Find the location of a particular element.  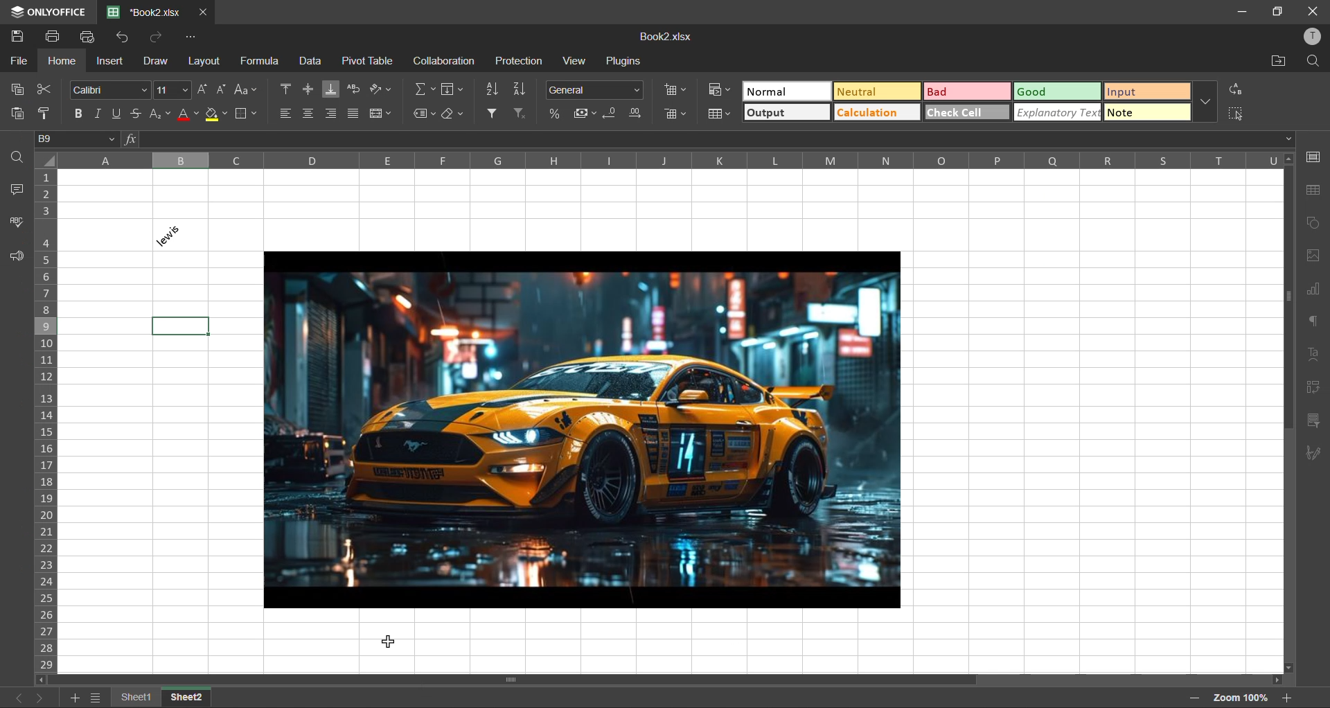

font color is located at coordinates (188, 115).